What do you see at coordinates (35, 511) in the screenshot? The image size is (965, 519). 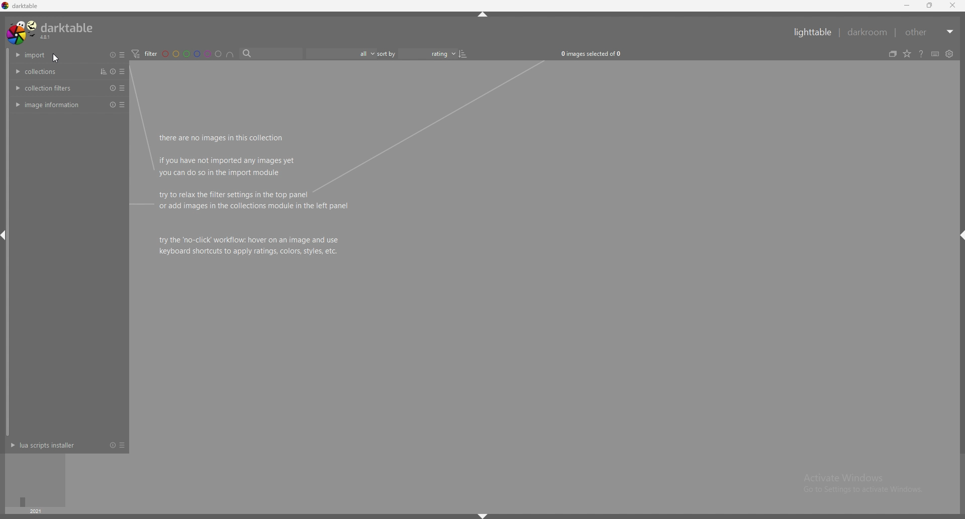 I see `year` at bounding box center [35, 511].